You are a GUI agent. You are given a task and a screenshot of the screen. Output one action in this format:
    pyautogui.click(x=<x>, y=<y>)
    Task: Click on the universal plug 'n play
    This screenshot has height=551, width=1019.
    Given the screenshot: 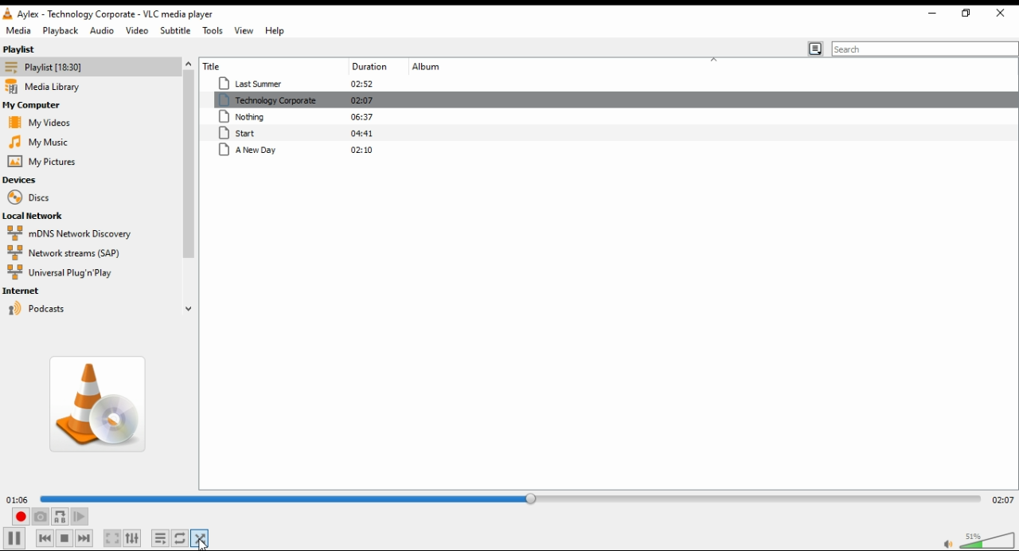 What is the action you would take?
    pyautogui.click(x=72, y=272)
    